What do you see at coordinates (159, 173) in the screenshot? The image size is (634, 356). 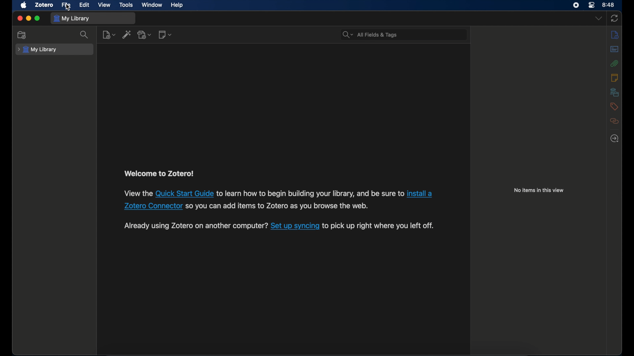 I see `welcome to zotero` at bounding box center [159, 173].